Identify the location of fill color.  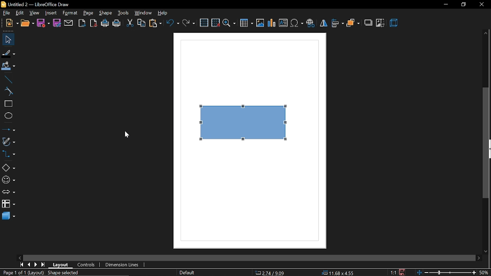
(8, 67).